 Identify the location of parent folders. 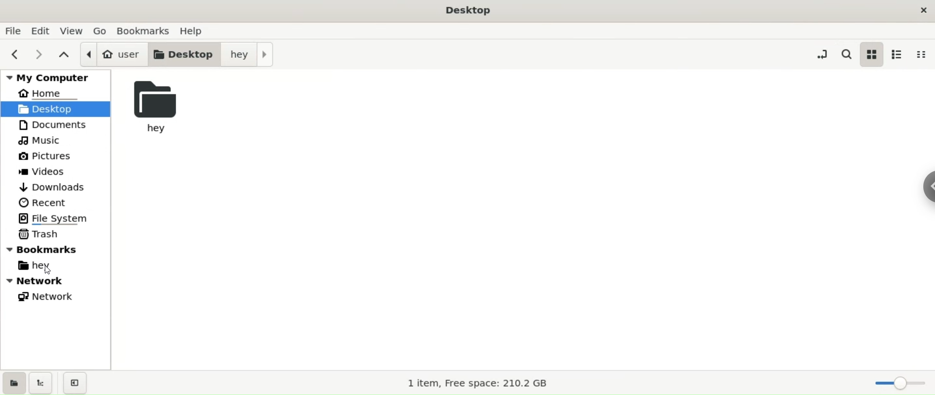
(65, 54).